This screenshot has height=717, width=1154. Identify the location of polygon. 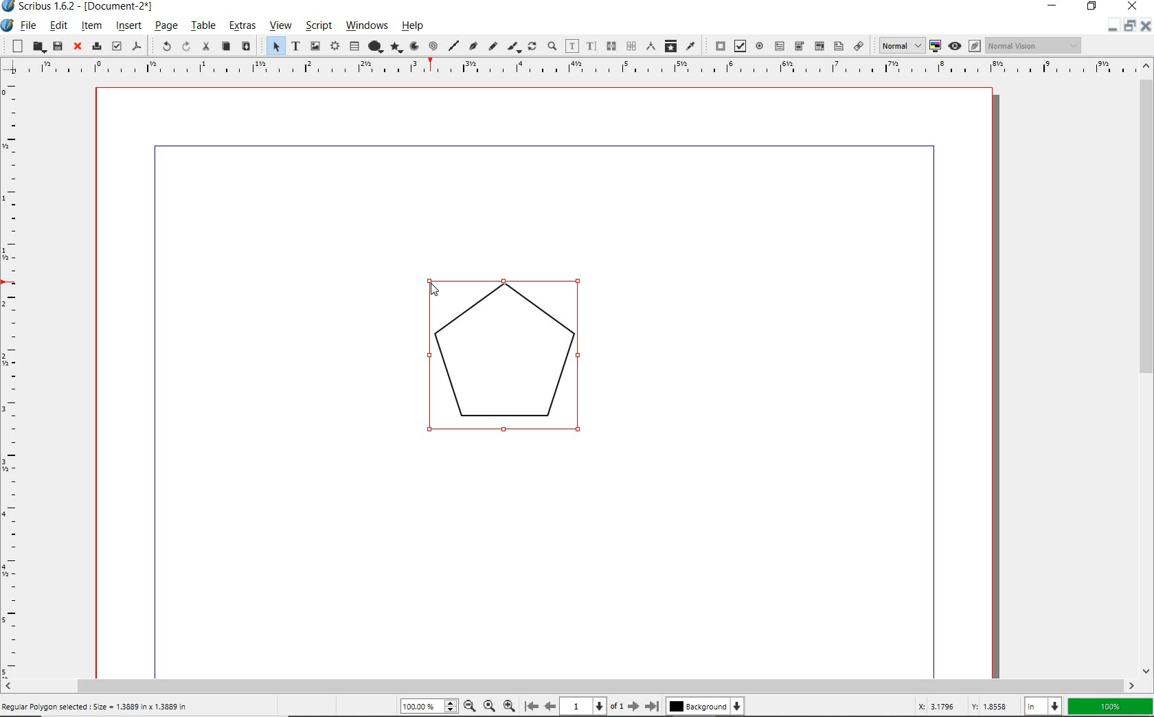
(398, 47).